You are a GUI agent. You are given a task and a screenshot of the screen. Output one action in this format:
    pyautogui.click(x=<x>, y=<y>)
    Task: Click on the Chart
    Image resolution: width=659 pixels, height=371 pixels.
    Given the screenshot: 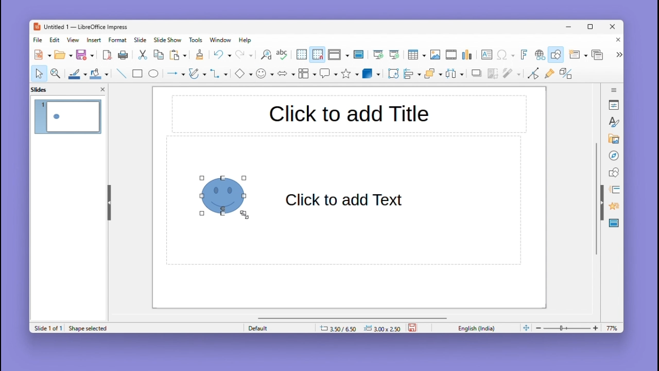 What is the action you would take?
    pyautogui.click(x=468, y=55)
    